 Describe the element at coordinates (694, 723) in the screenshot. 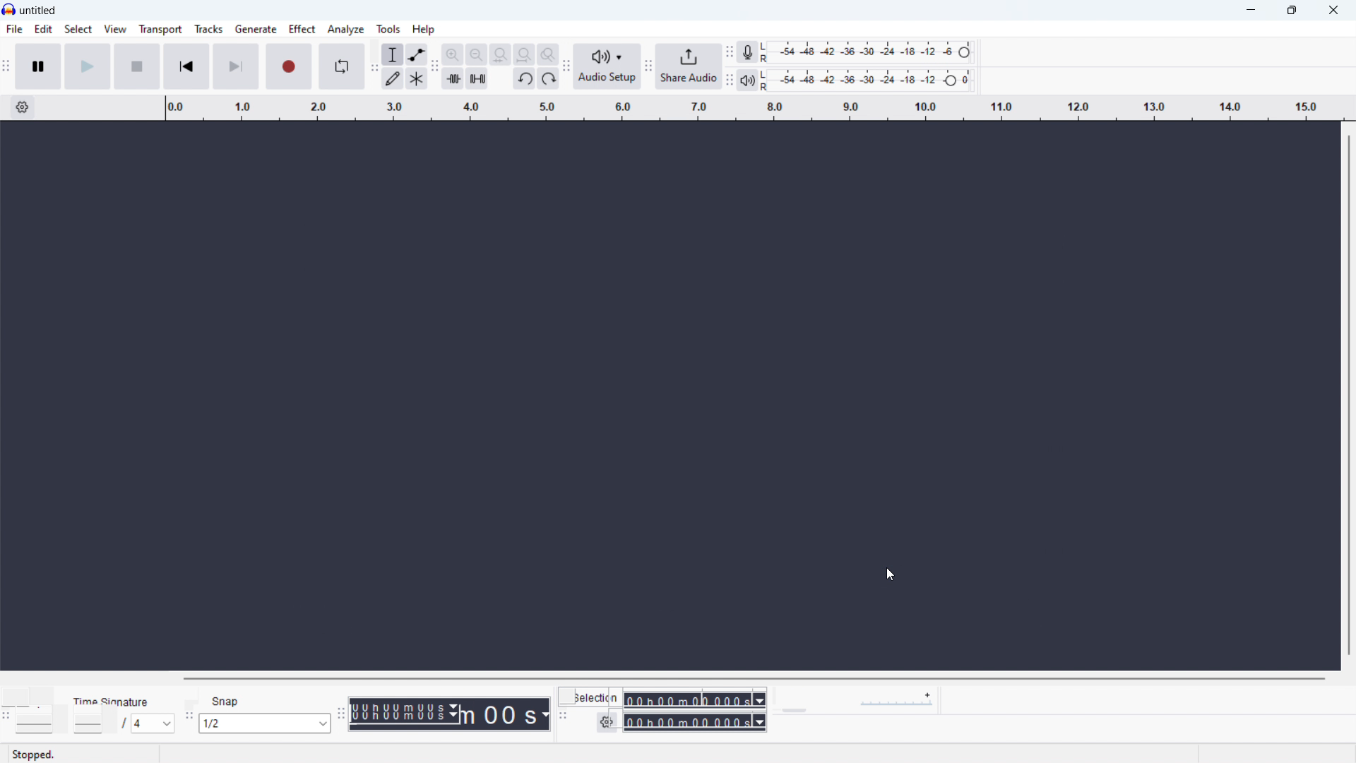

I see `end time` at that location.